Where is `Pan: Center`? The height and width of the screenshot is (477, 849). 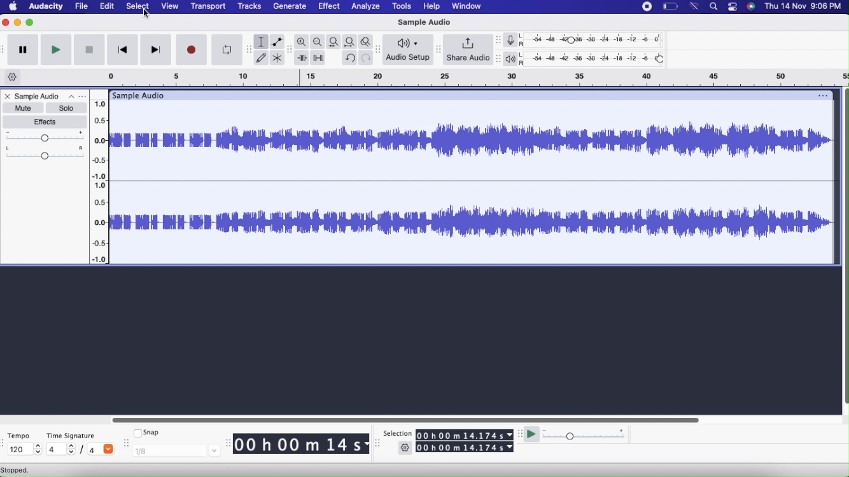 Pan: Center is located at coordinates (44, 154).